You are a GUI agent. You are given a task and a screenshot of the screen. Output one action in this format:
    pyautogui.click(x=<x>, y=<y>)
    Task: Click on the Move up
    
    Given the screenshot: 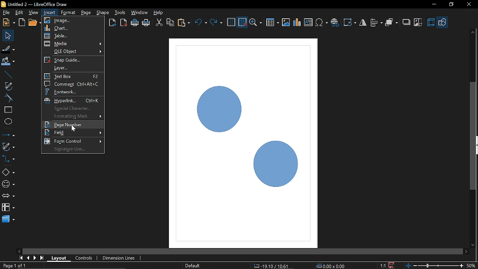 What is the action you would take?
    pyautogui.click(x=473, y=32)
    